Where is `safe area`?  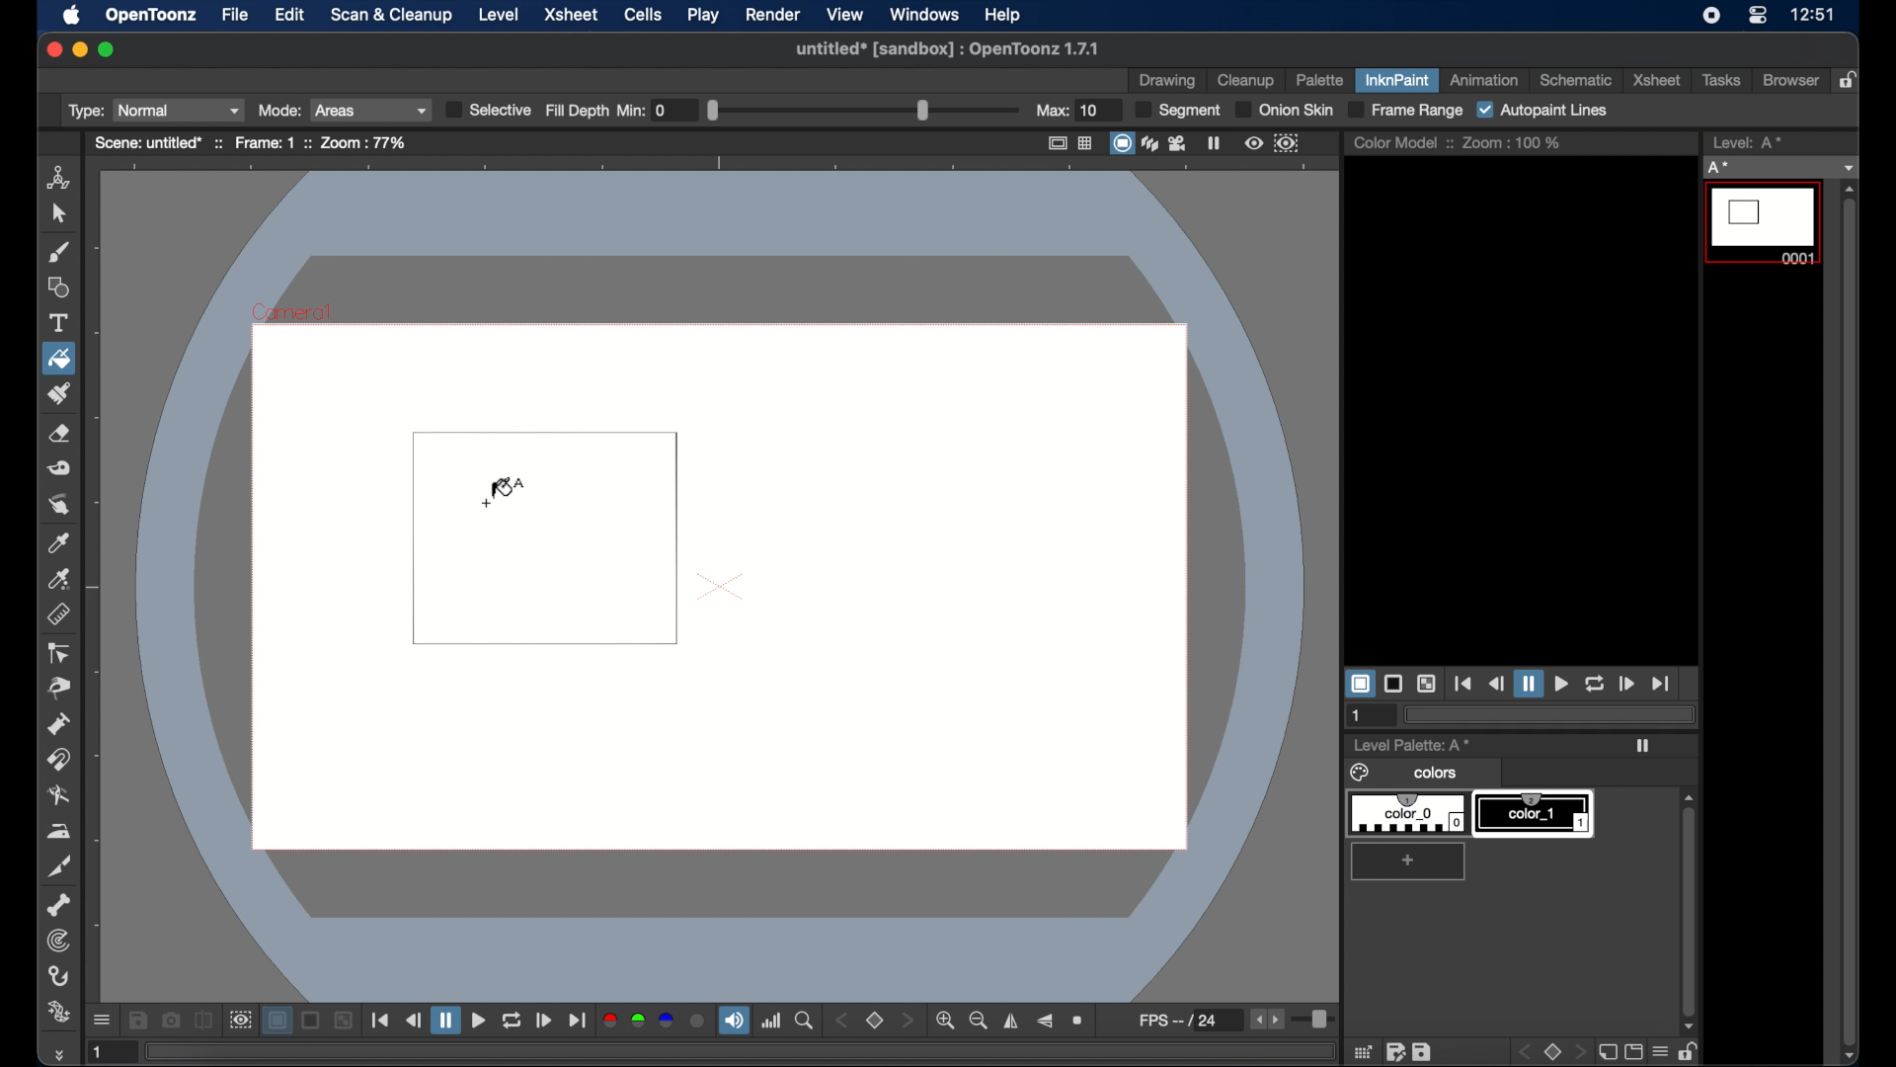
safe area is located at coordinates (1055, 142).